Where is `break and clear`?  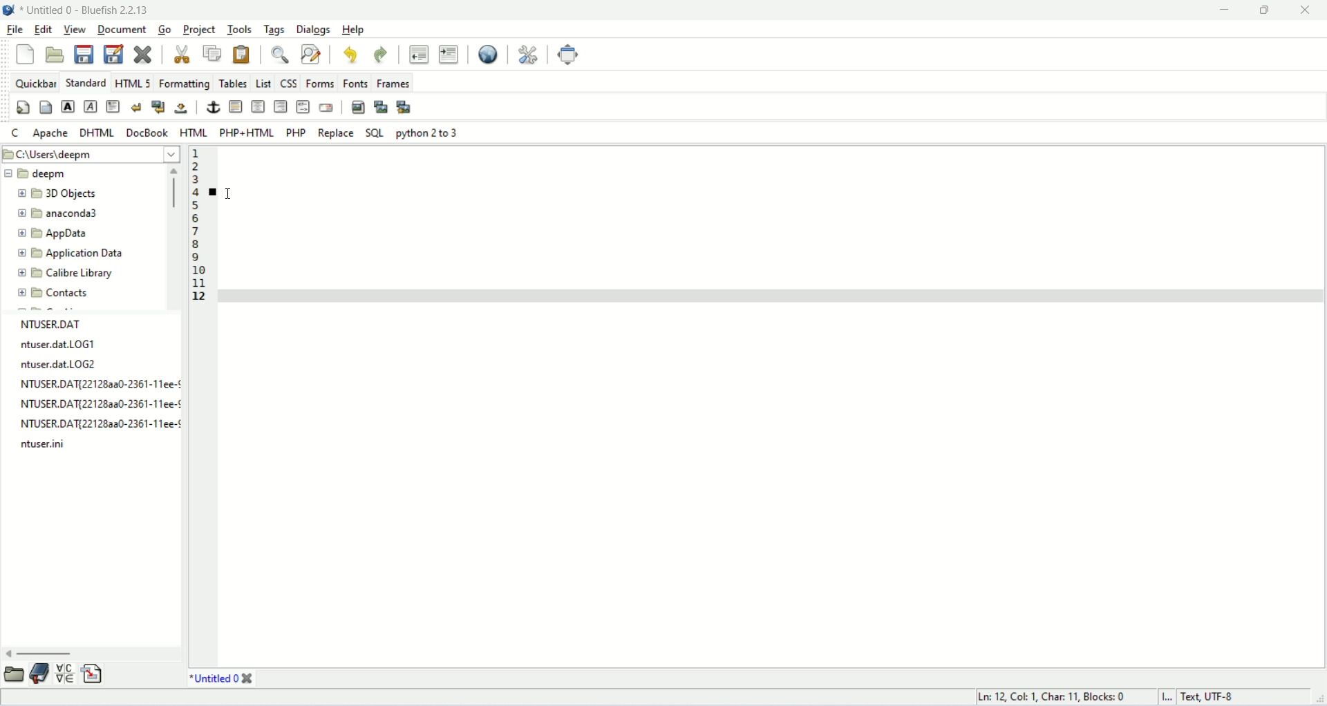
break and clear is located at coordinates (158, 108).